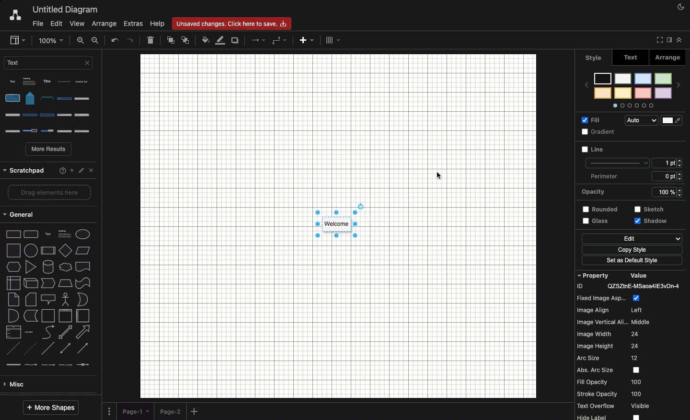 This screenshot has width=690, height=420. I want to click on Unselected, so click(593, 152).